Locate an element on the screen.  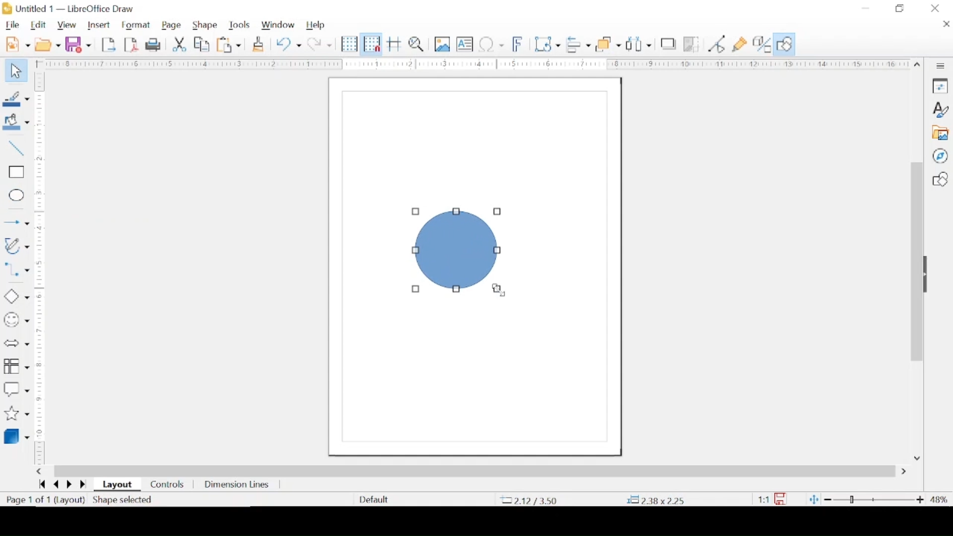
flowchart is located at coordinates (16, 366).